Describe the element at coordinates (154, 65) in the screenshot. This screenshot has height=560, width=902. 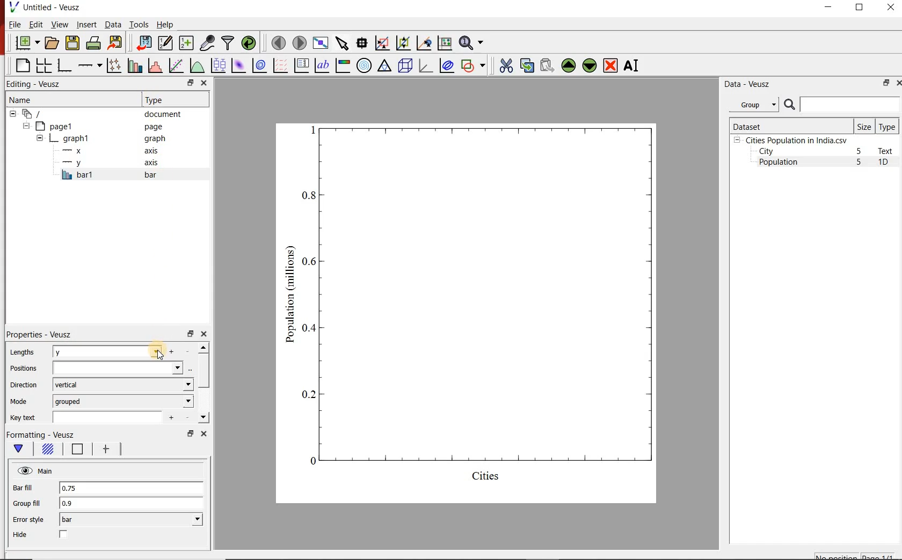
I see `histogram of a dataset` at that location.